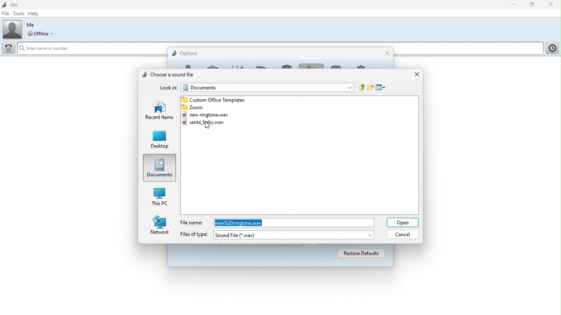 This screenshot has width=561, height=315. I want to click on © new ringtone.wav, so click(208, 114).